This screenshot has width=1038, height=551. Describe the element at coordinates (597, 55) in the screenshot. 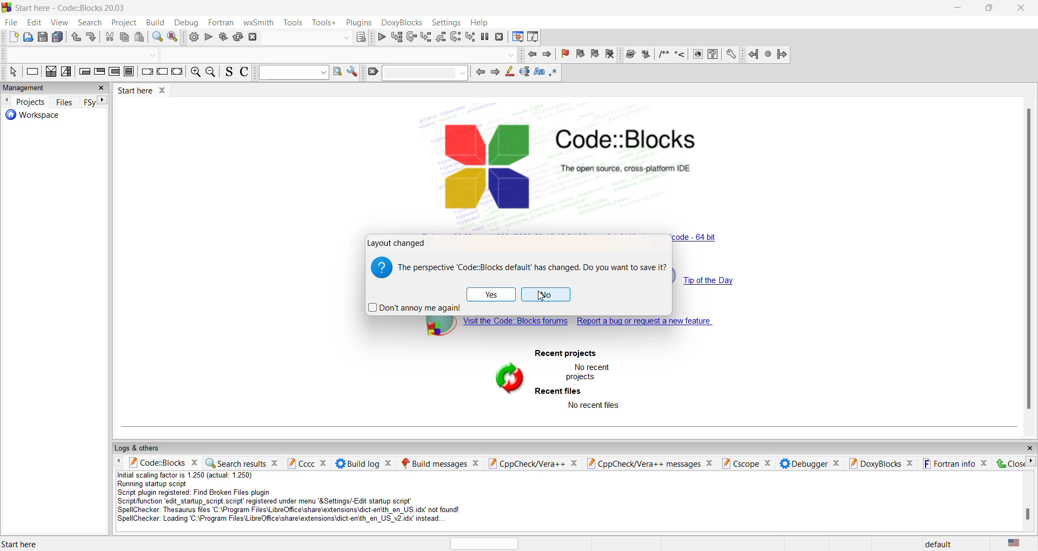

I see `next bookmark` at that location.